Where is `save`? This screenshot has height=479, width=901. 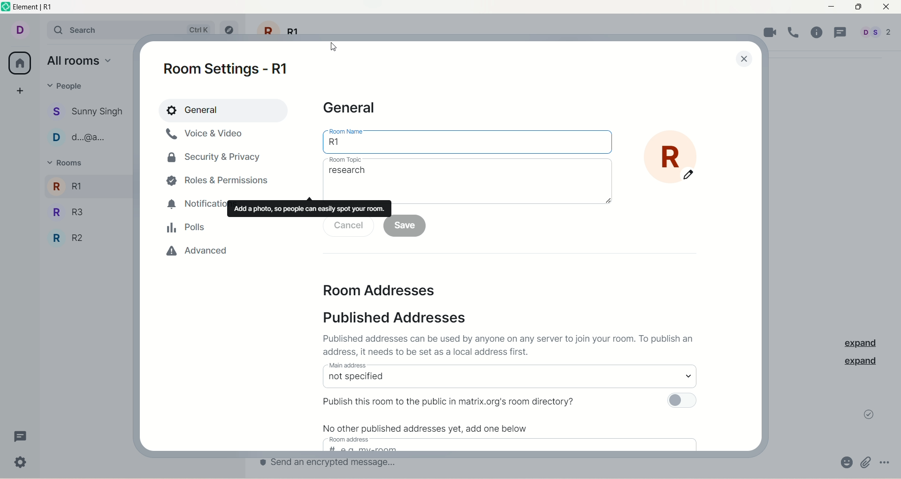
save is located at coordinates (407, 225).